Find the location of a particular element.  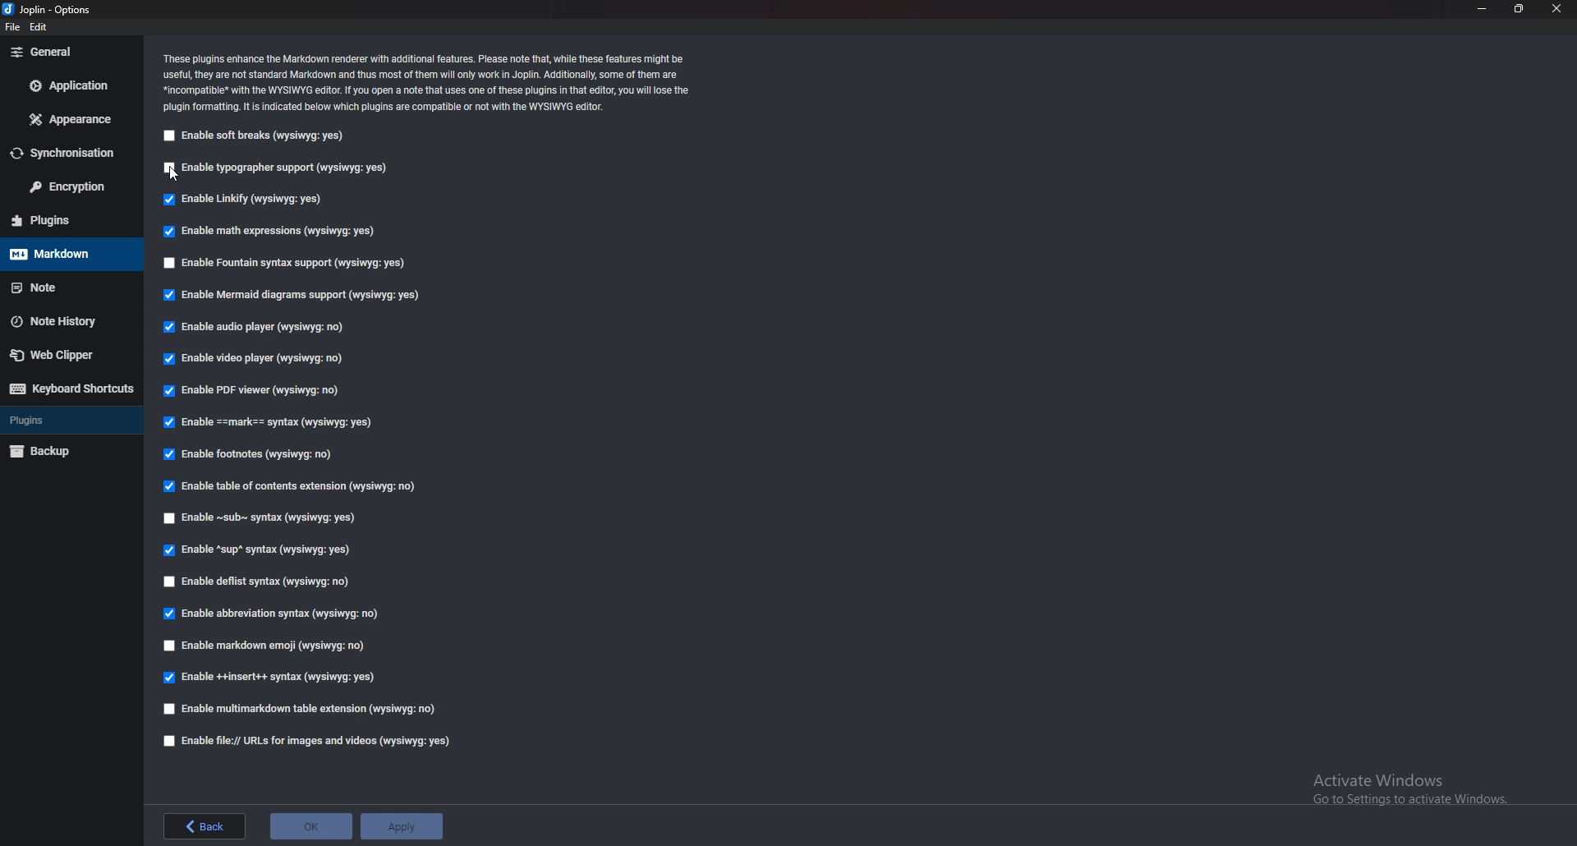

appearance is located at coordinates (70, 119).